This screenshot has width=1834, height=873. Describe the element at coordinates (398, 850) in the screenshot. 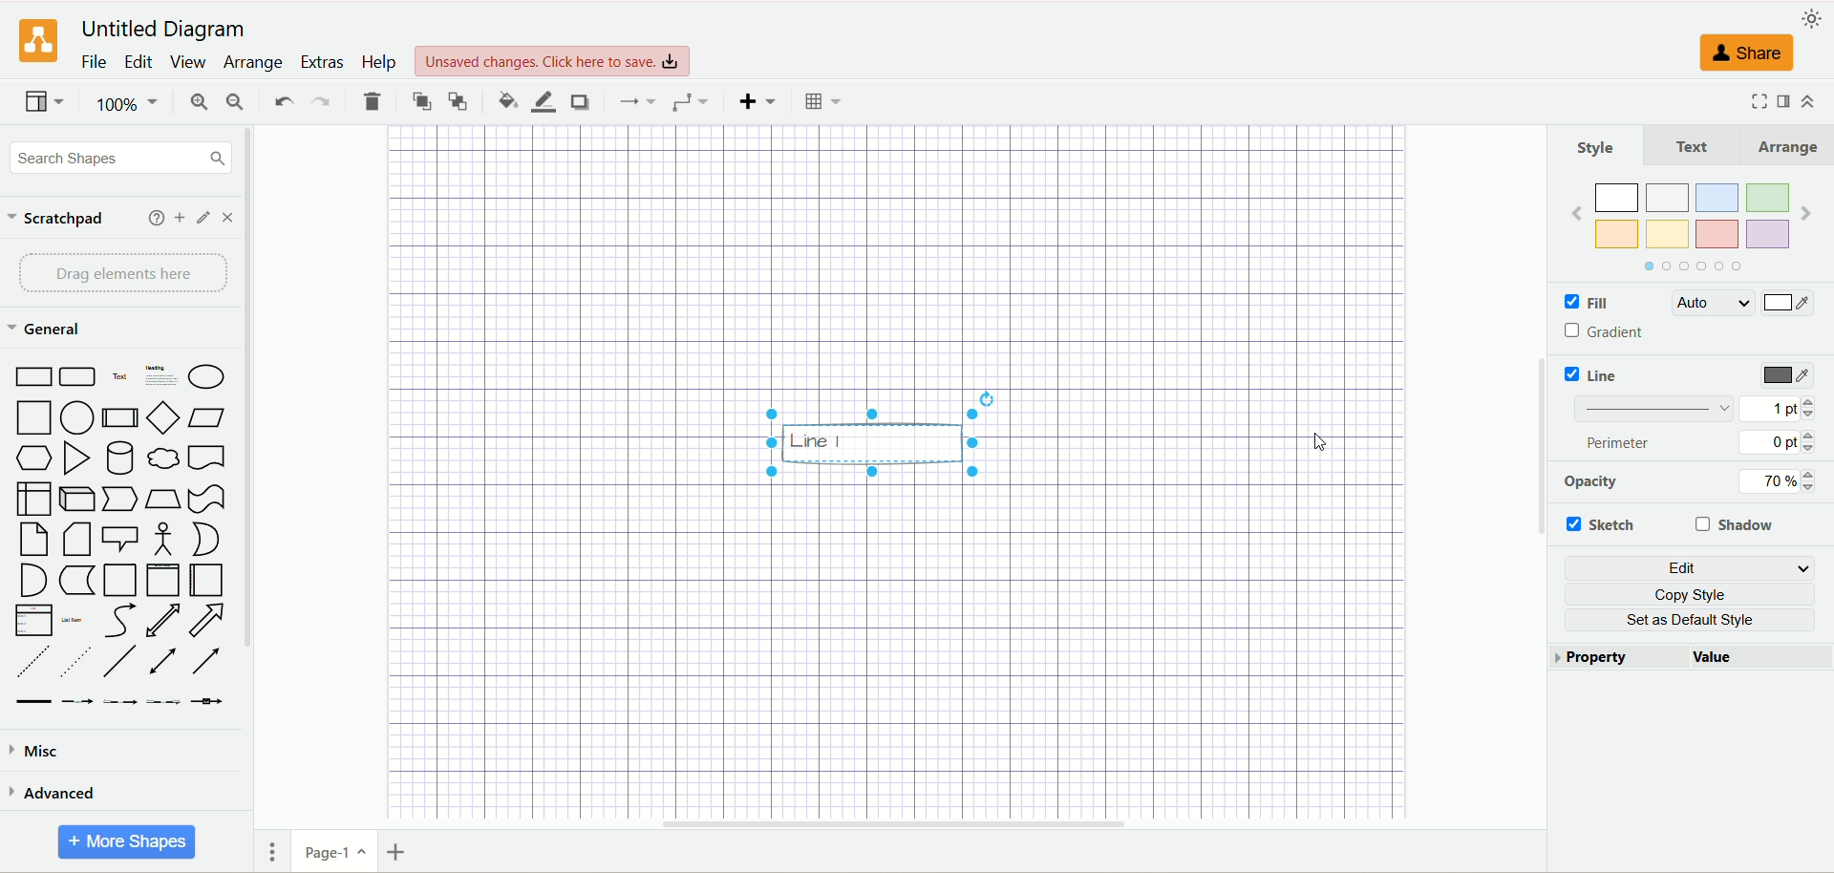

I see `insert page` at that location.